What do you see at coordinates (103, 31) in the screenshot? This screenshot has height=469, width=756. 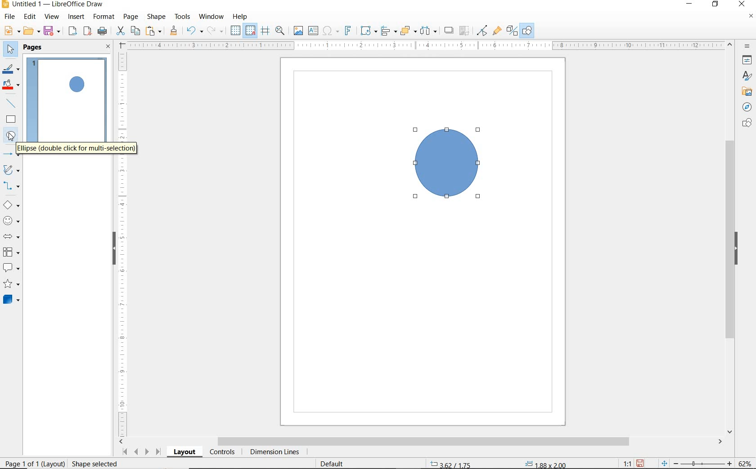 I see `PRINT` at bounding box center [103, 31].